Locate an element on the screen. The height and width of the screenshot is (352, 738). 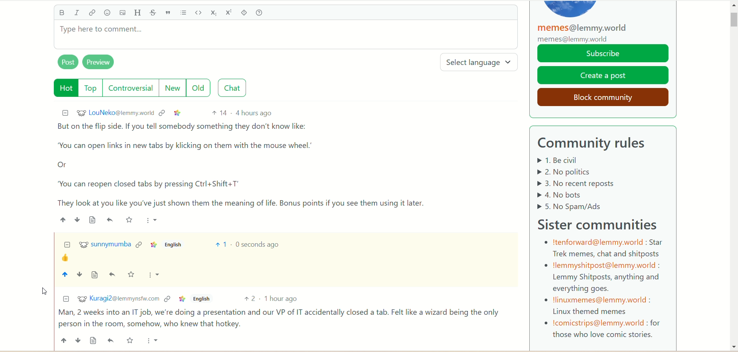
block community is located at coordinates (600, 96).